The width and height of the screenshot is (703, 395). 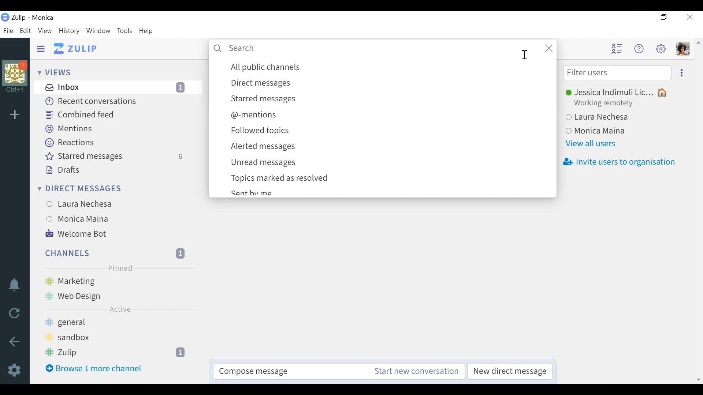 I want to click on Help menu, so click(x=638, y=49).